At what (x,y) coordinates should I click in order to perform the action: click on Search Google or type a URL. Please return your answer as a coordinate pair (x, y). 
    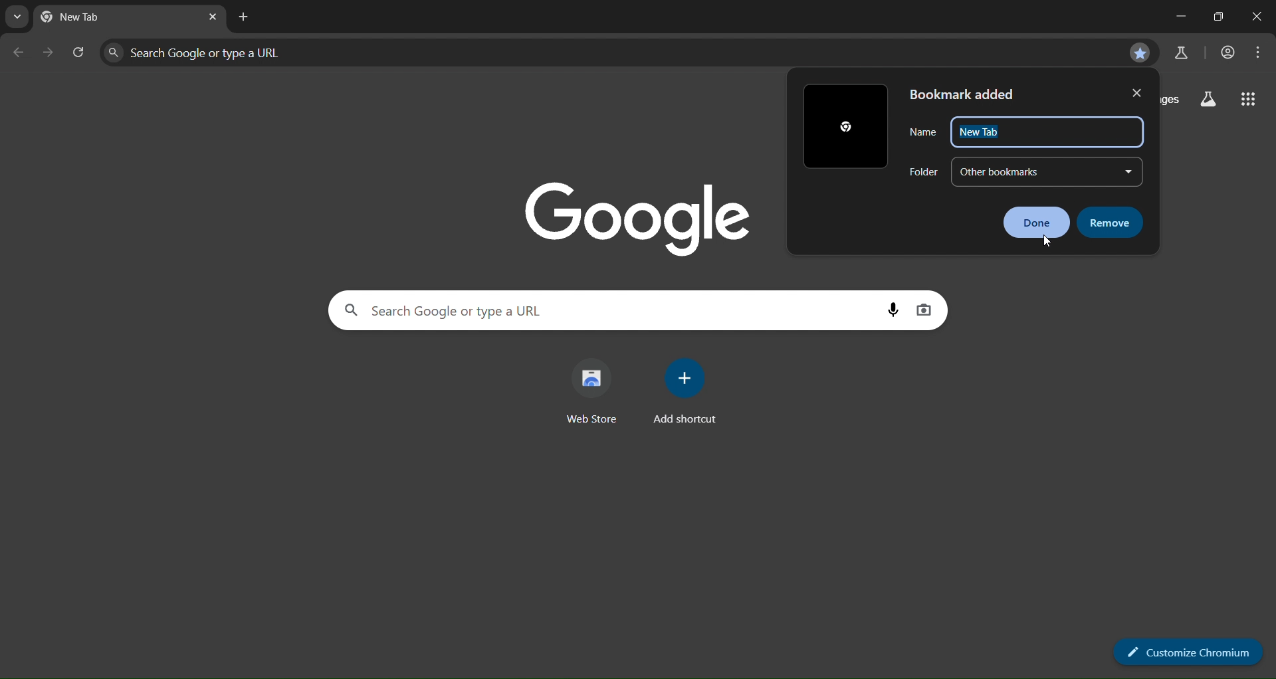
    Looking at the image, I should click on (603, 309).